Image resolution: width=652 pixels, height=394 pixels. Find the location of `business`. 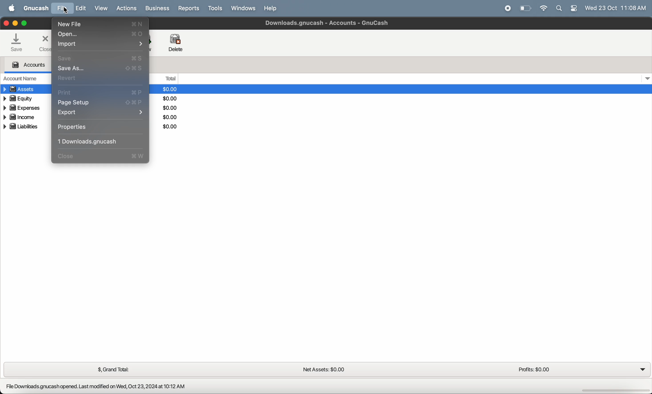

business is located at coordinates (156, 8).